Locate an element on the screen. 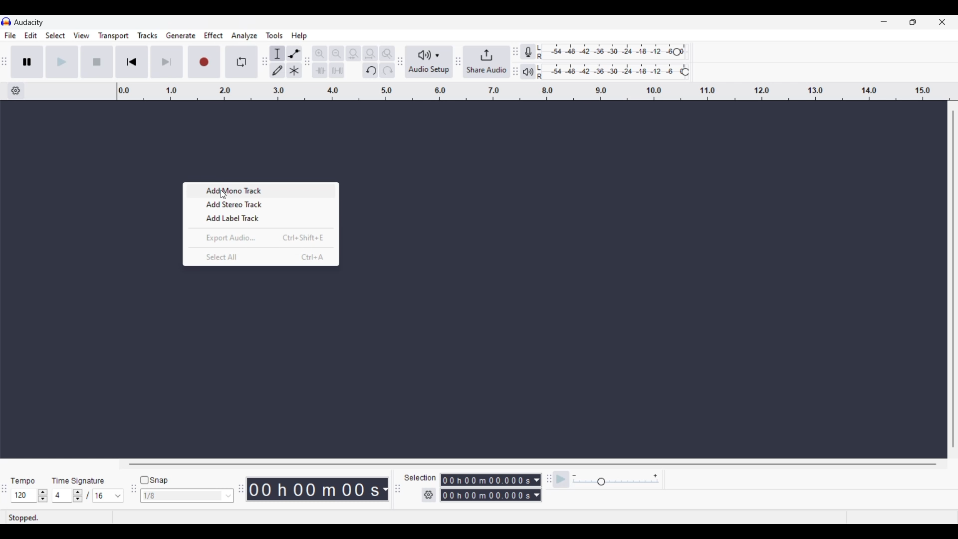  Zoom toggle is located at coordinates (387, 53).